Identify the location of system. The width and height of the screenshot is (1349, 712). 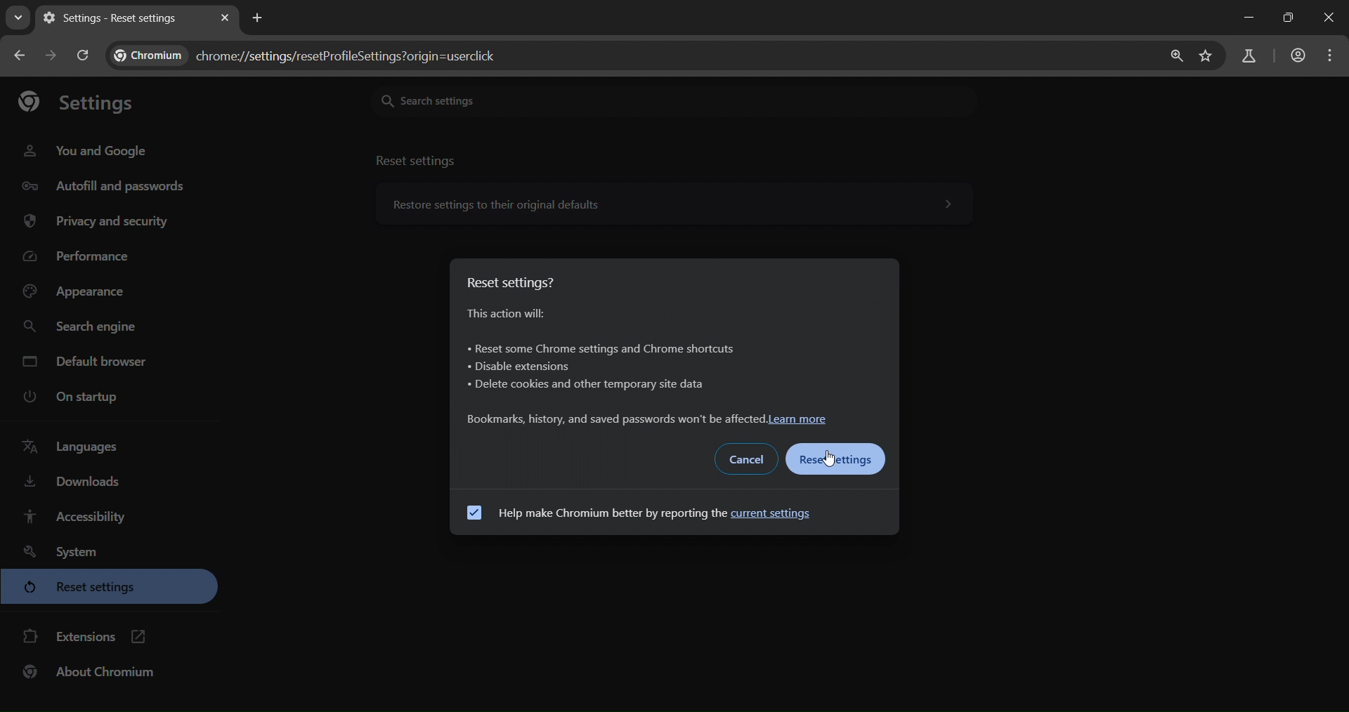
(65, 551).